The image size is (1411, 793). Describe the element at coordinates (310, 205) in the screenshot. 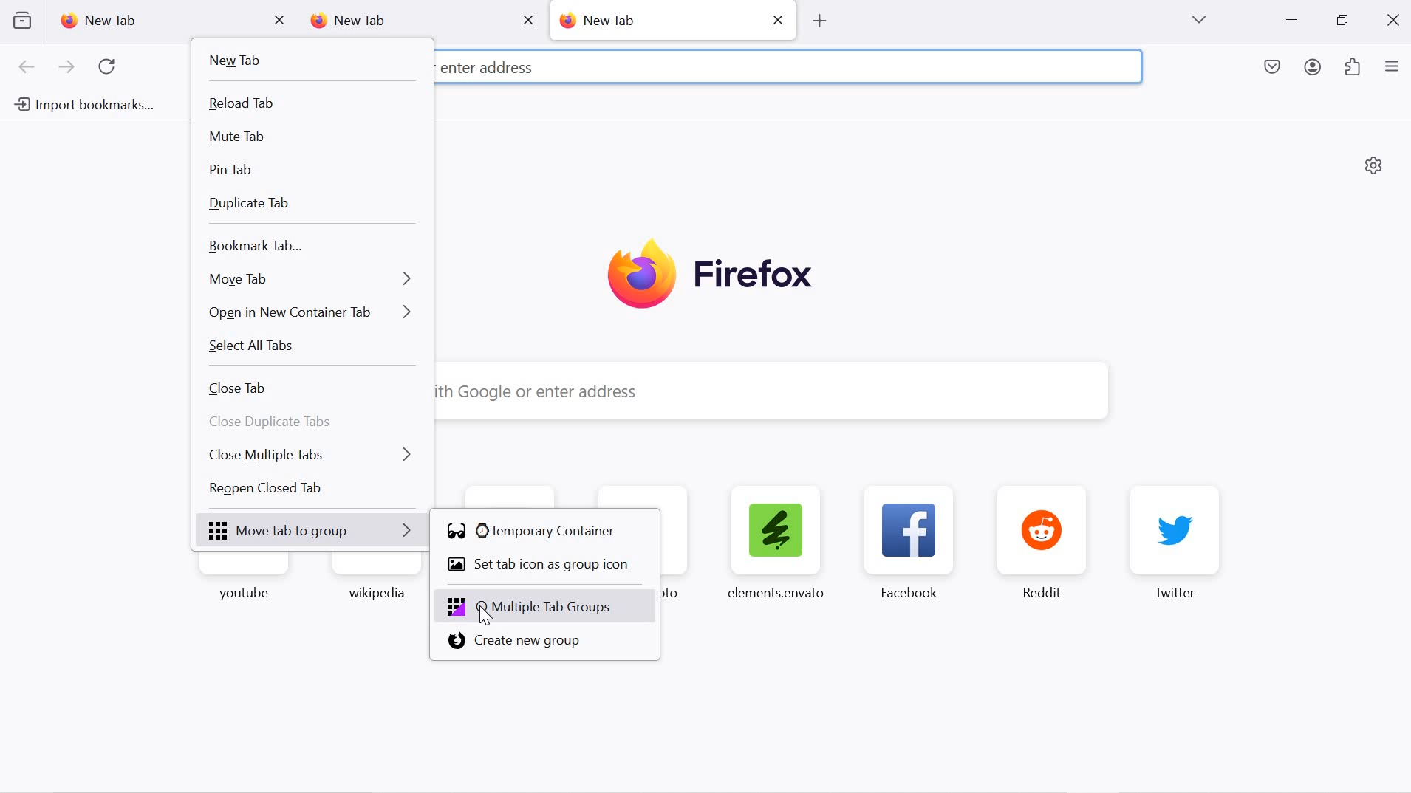

I see `duplicate tab` at that location.